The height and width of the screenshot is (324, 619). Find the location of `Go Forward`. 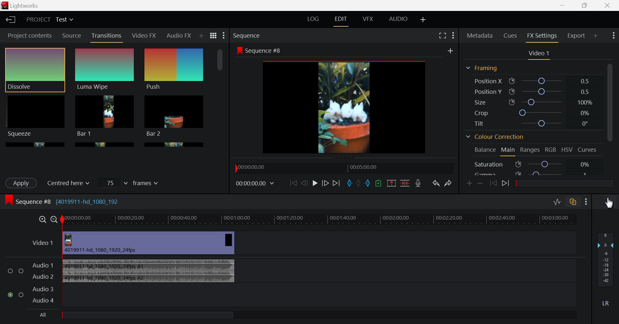

Go Forward is located at coordinates (326, 183).